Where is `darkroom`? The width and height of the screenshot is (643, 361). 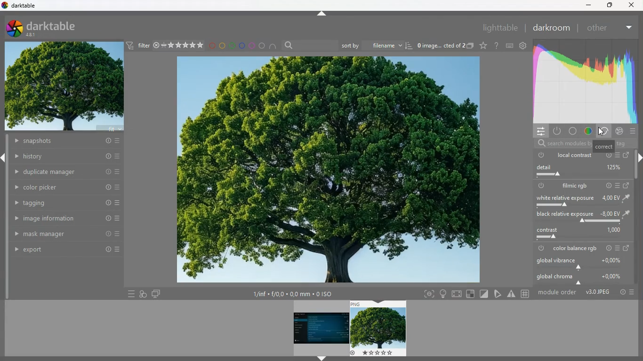
darkroom is located at coordinates (551, 28).